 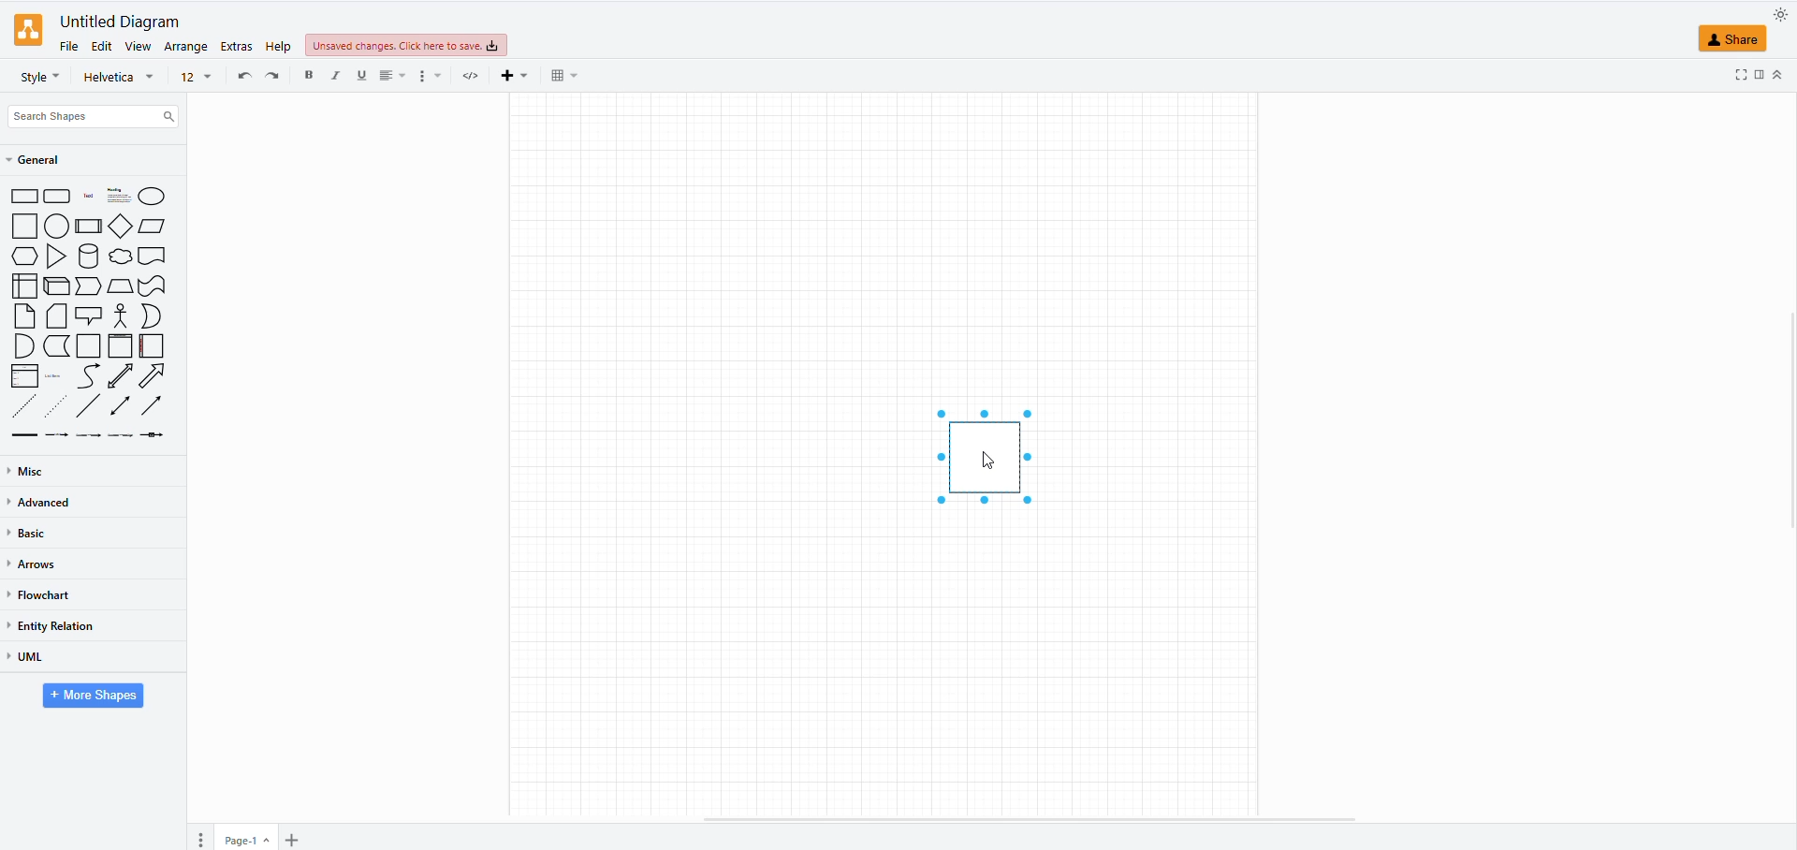 What do you see at coordinates (40, 77) in the screenshot?
I see `style` at bounding box center [40, 77].